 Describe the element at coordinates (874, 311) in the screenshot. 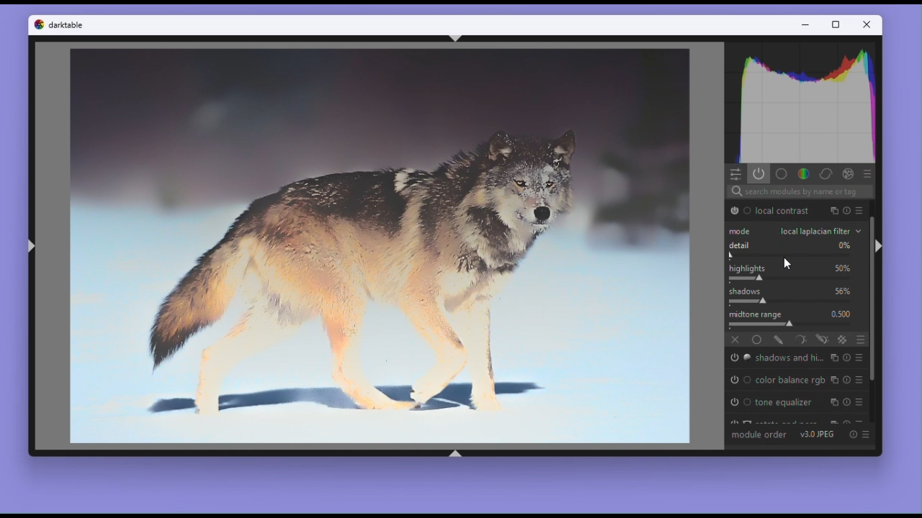

I see `Vertical scrollbar` at that location.